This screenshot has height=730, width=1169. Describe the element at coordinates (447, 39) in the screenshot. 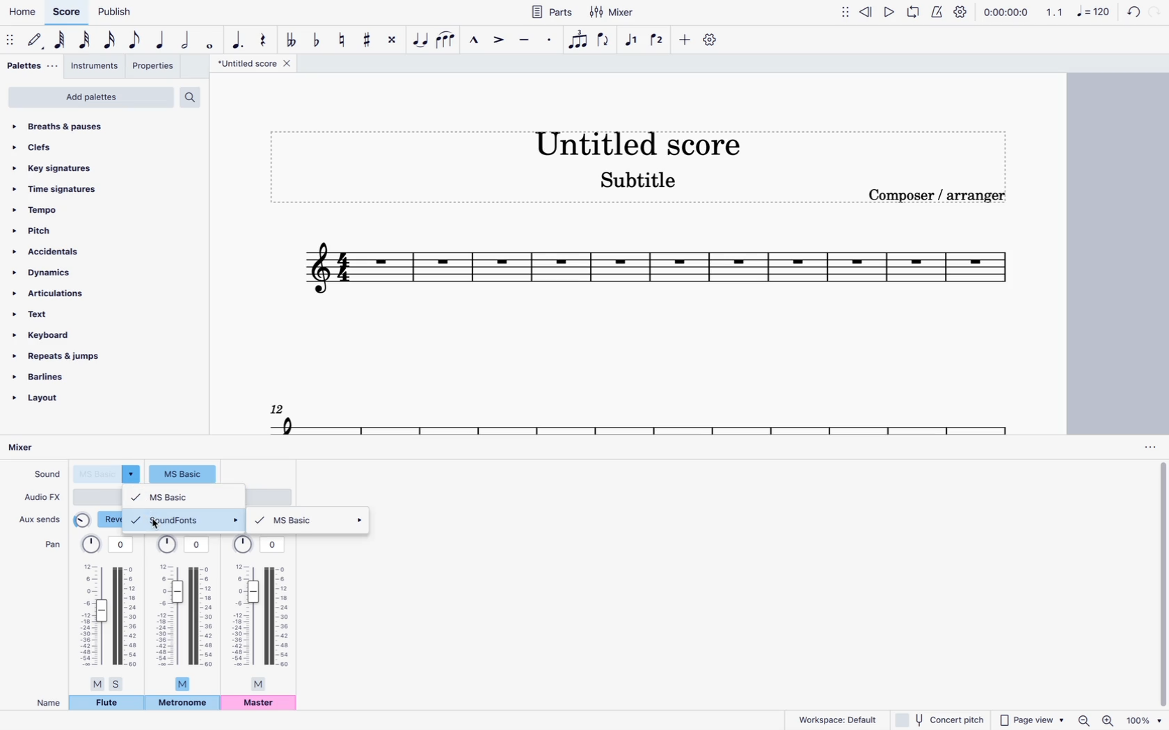

I see `slur` at that location.